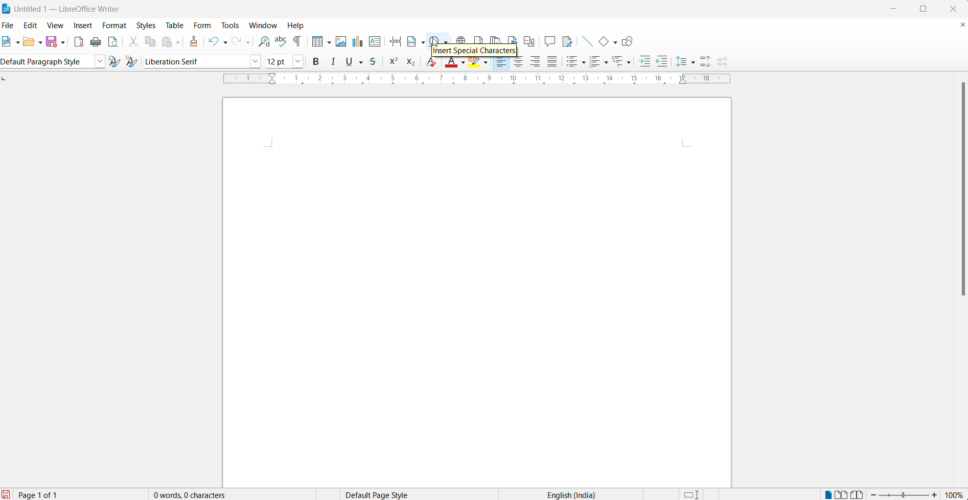 The width and height of the screenshot is (968, 500). Describe the element at coordinates (8, 42) in the screenshot. I see `new ` at that location.